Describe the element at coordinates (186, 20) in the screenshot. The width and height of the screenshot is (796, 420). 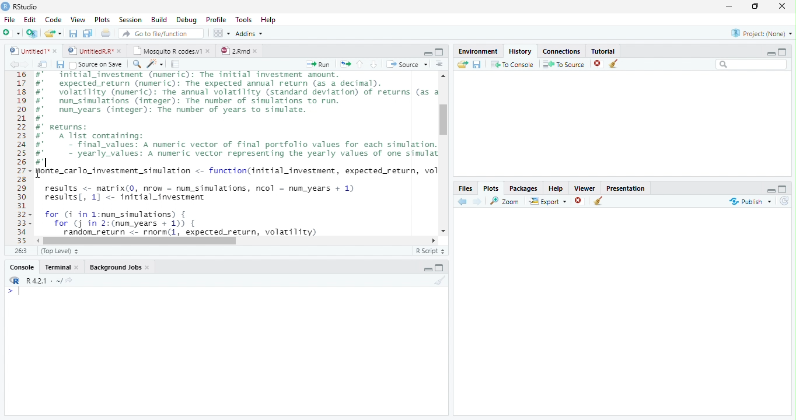
I see `Debug` at that location.